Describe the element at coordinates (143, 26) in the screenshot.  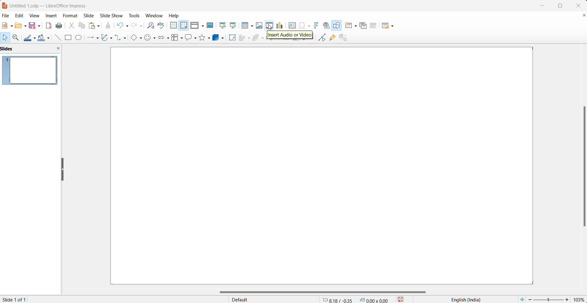
I see `actions to redo dropdown button` at that location.